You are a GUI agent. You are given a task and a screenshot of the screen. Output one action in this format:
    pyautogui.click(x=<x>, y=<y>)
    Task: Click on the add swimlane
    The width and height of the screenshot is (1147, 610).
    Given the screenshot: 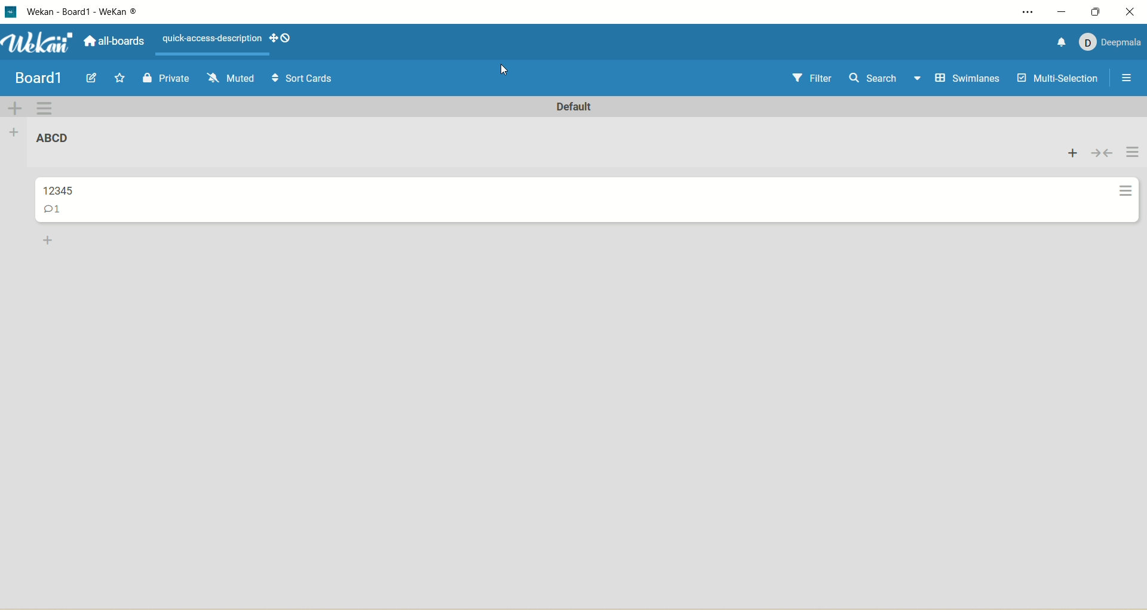 What is the action you would take?
    pyautogui.click(x=13, y=107)
    